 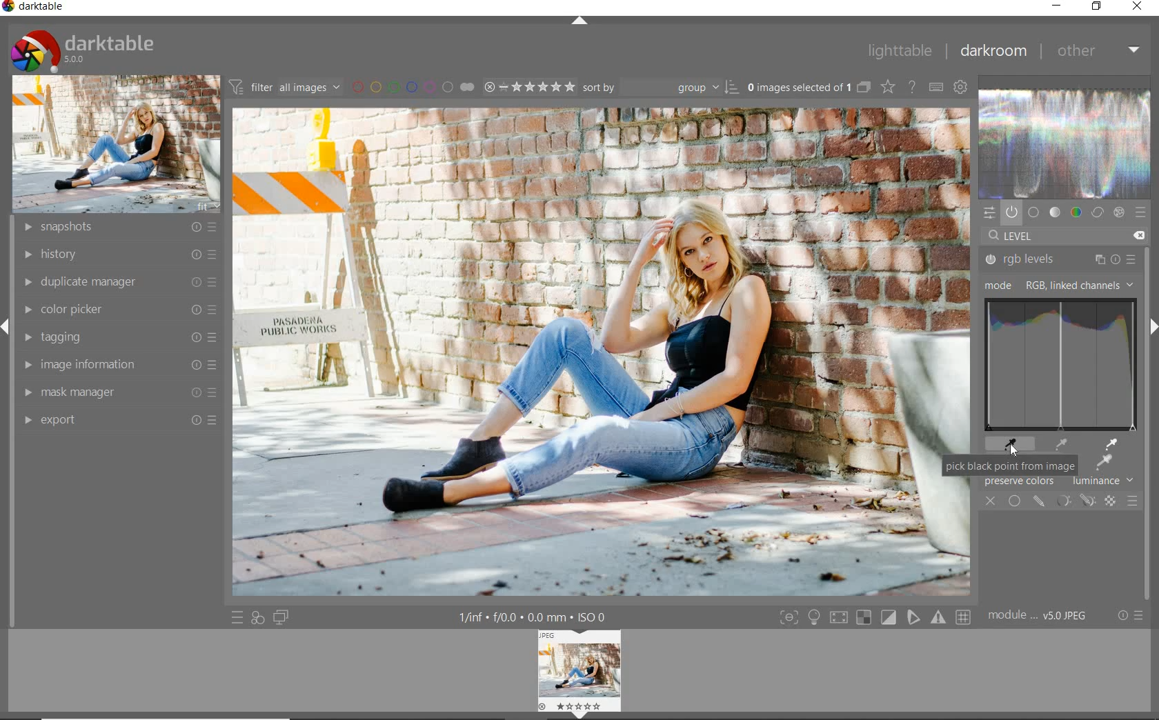 I want to click on scrollbar, so click(x=1147, y=277).